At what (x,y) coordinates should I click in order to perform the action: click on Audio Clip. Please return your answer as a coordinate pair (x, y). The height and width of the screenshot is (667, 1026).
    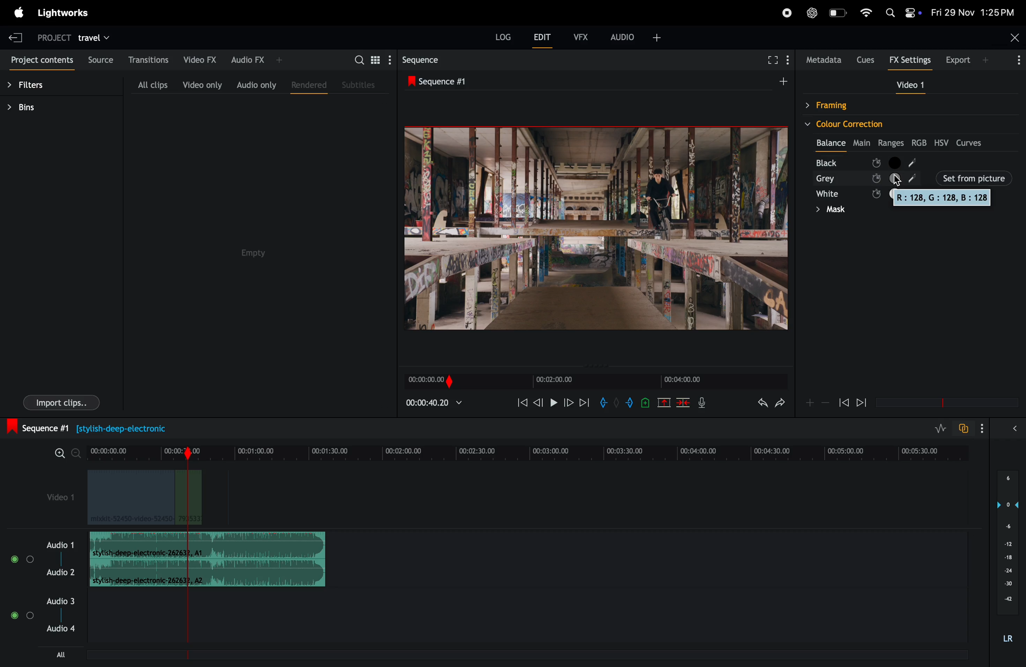
    Looking at the image, I should click on (207, 572).